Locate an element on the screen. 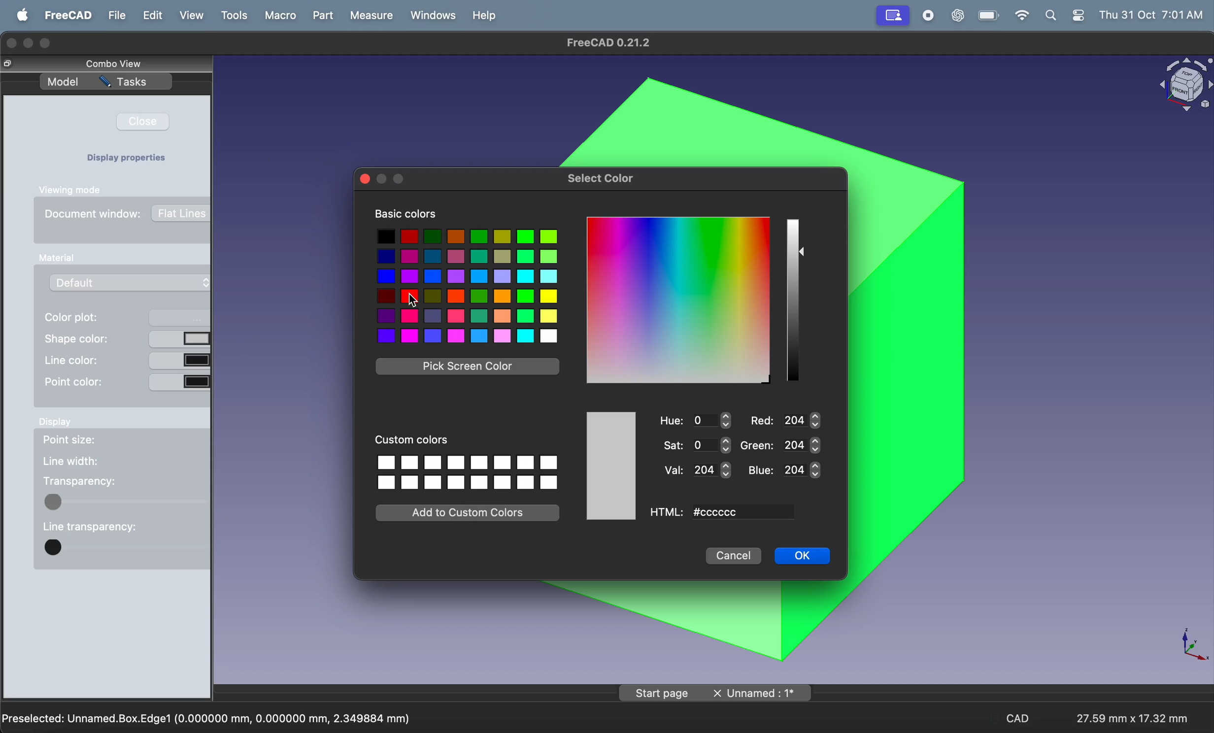 This screenshot has height=733, width=1214. apple widgets is located at coordinates (1066, 16).